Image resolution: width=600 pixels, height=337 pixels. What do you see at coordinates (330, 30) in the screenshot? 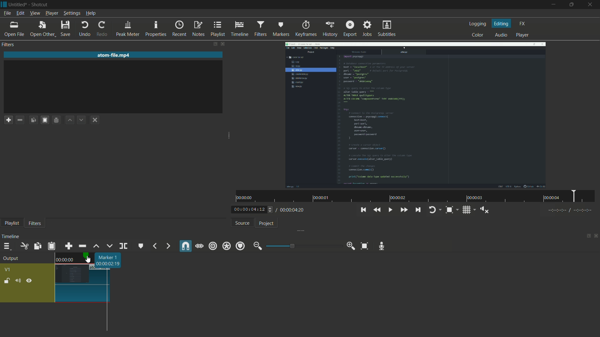
I see `history` at bounding box center [330, 30].